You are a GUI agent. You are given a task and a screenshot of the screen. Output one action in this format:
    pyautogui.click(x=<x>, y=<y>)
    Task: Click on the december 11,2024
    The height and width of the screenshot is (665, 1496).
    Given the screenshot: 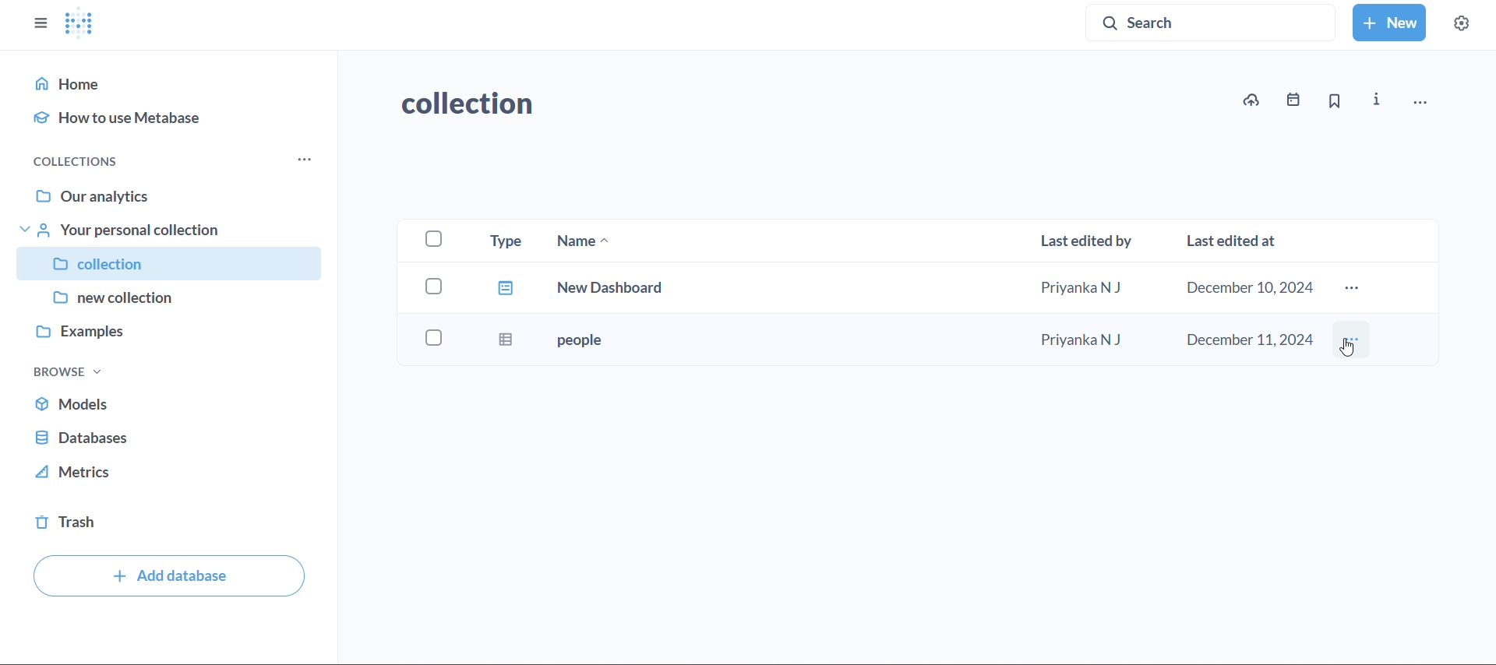 What is the action you would take?
    pyautogui.click(x=1246, y=340)
    